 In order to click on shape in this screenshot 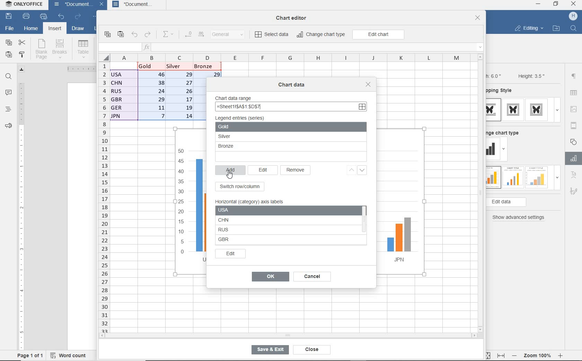, I will do `click(573, 142)`.